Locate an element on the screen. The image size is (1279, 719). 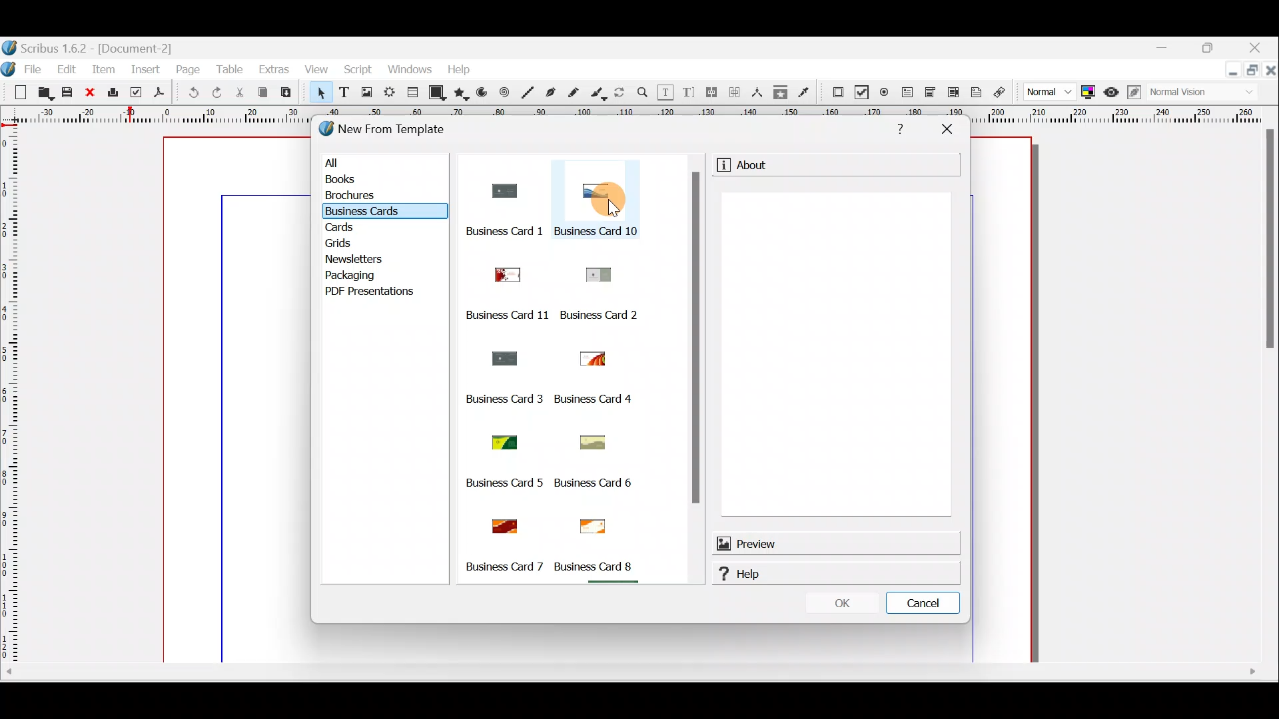
Toggle colour management system is located at coordinates (1089, 91).